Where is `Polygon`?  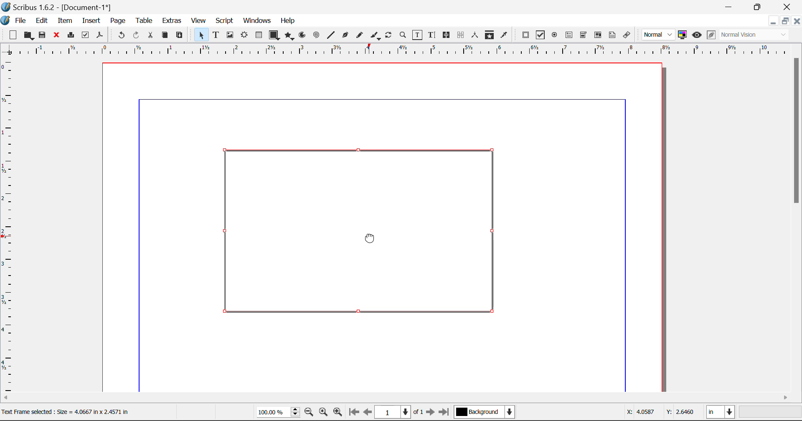
Polygon is located at coordinates (290, 36).